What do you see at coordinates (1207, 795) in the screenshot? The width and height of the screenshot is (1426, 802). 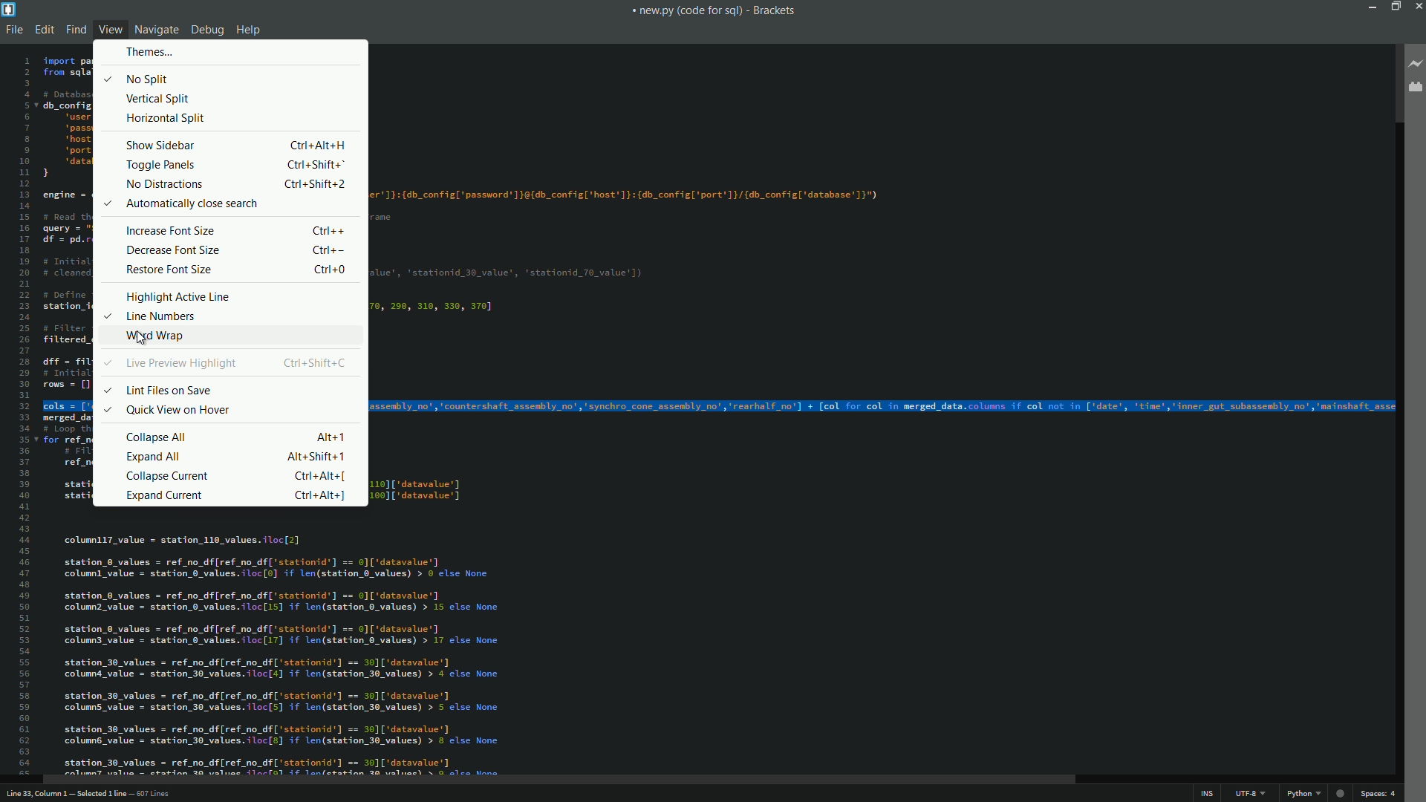 I see `ins` at bounding box center [1207, 795].